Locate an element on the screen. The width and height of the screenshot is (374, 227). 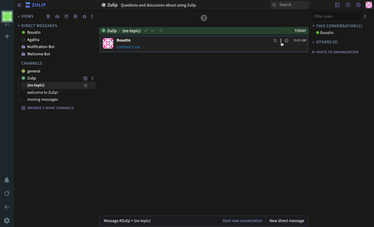
settings  is located at coordinates (358, 5).